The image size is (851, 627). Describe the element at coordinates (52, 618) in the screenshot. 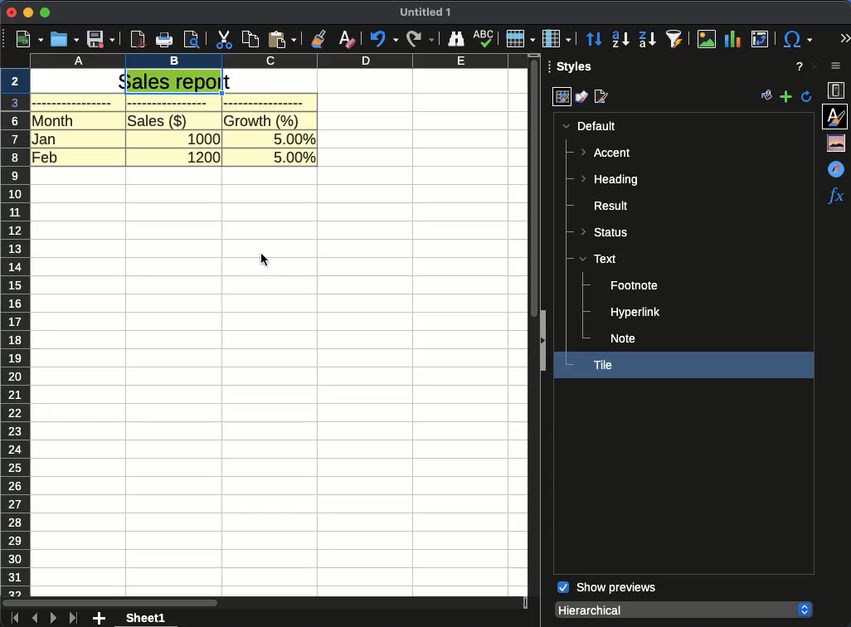

I see `next sheet` at that location.